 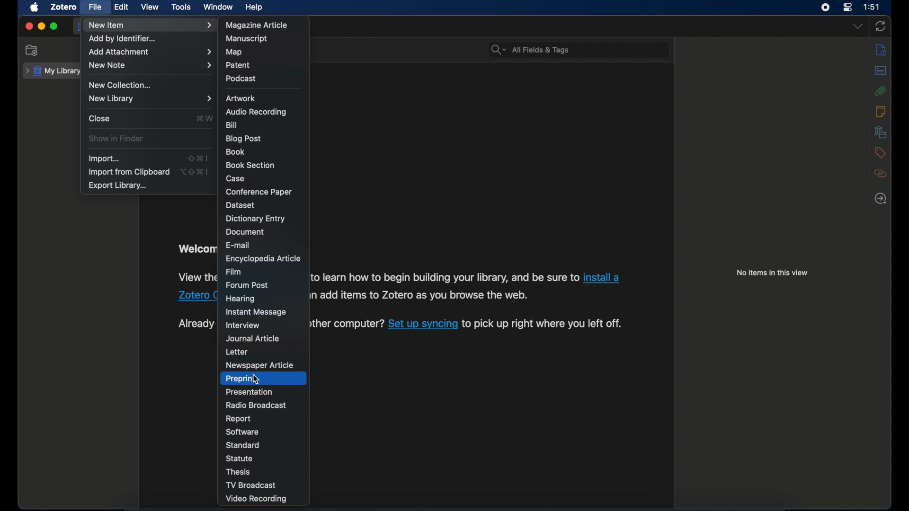 I want to click on document, so click(x=246, y=232).